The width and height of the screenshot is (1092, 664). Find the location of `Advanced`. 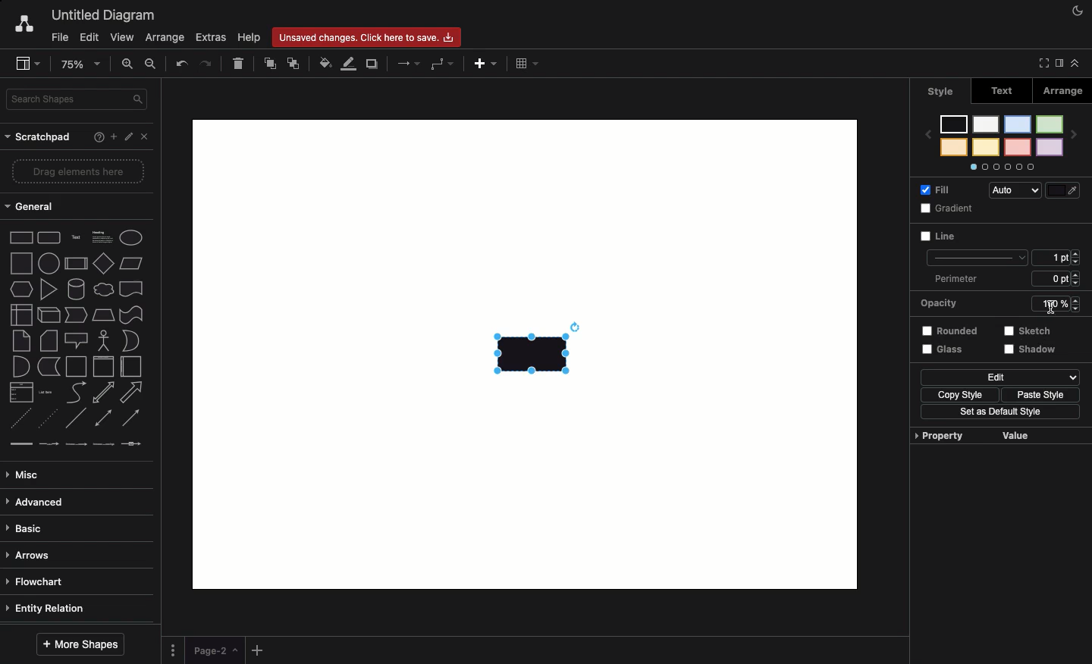

Advanced is located at coordinates (42, 502).